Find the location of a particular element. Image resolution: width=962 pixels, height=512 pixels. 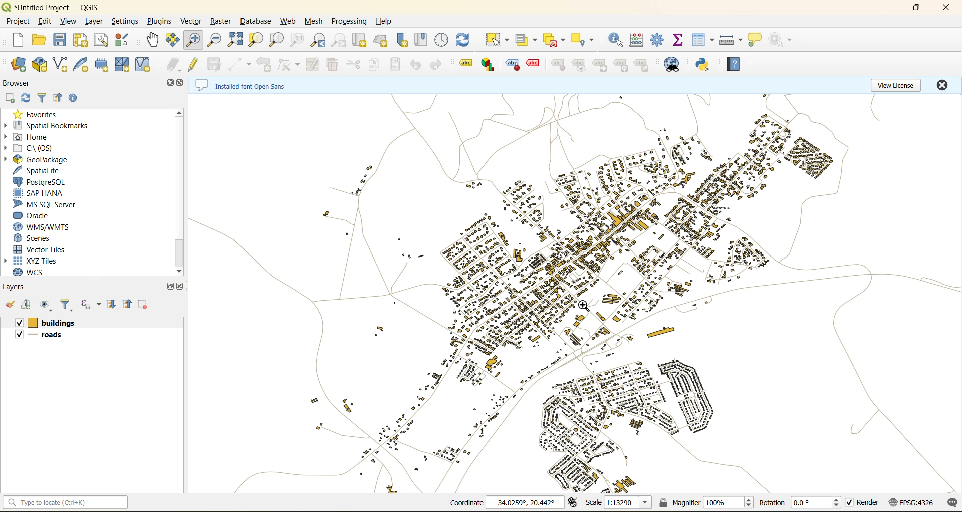

new shapefile layer is located at coordinates (62, 64).